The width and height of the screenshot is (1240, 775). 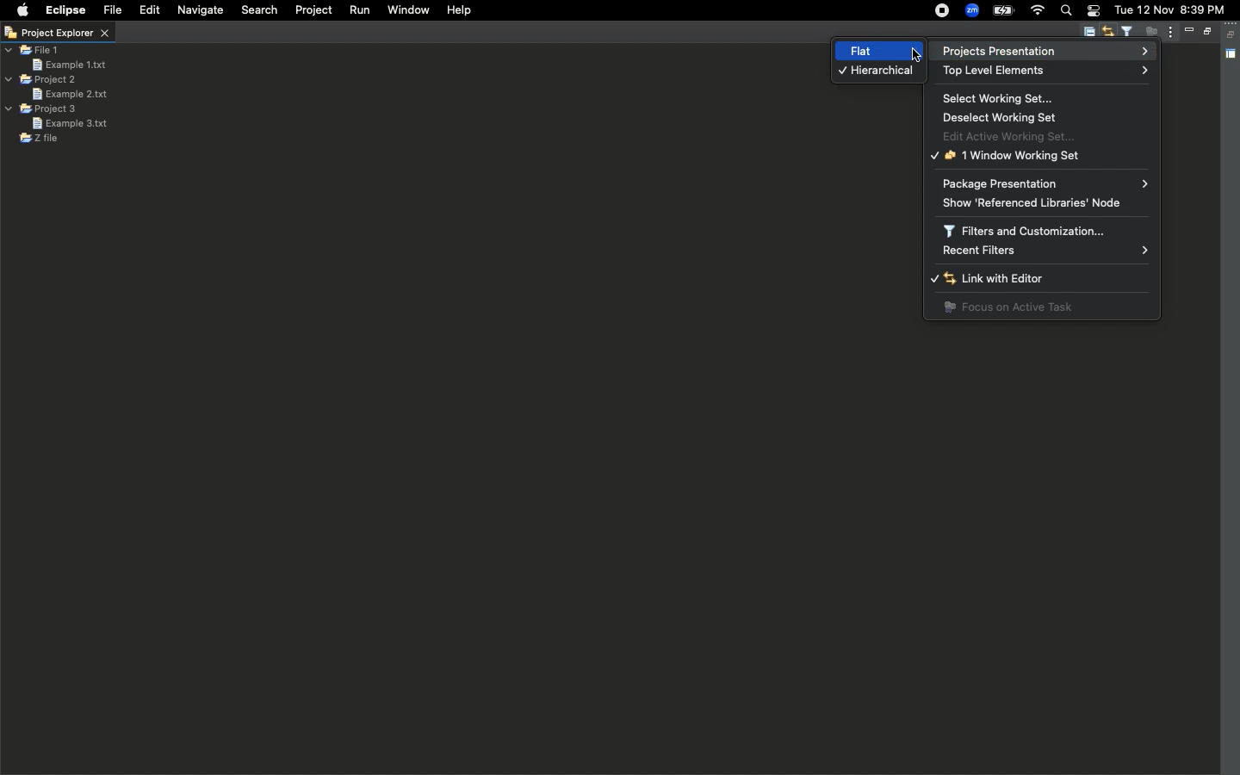 I want to click on File 1, so click(x=34, y=51).